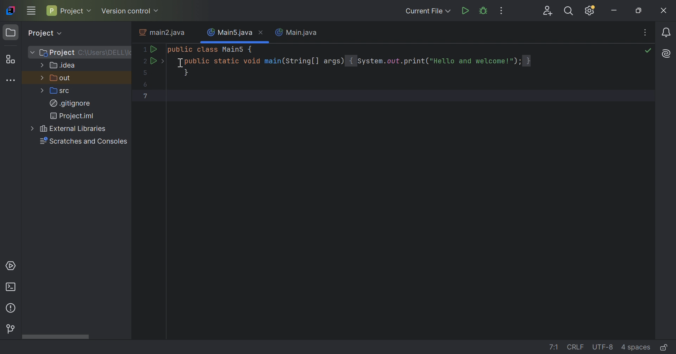 The width and height of the screenshot is (676, 354). I want to click on 7:1, so click(554, 347).